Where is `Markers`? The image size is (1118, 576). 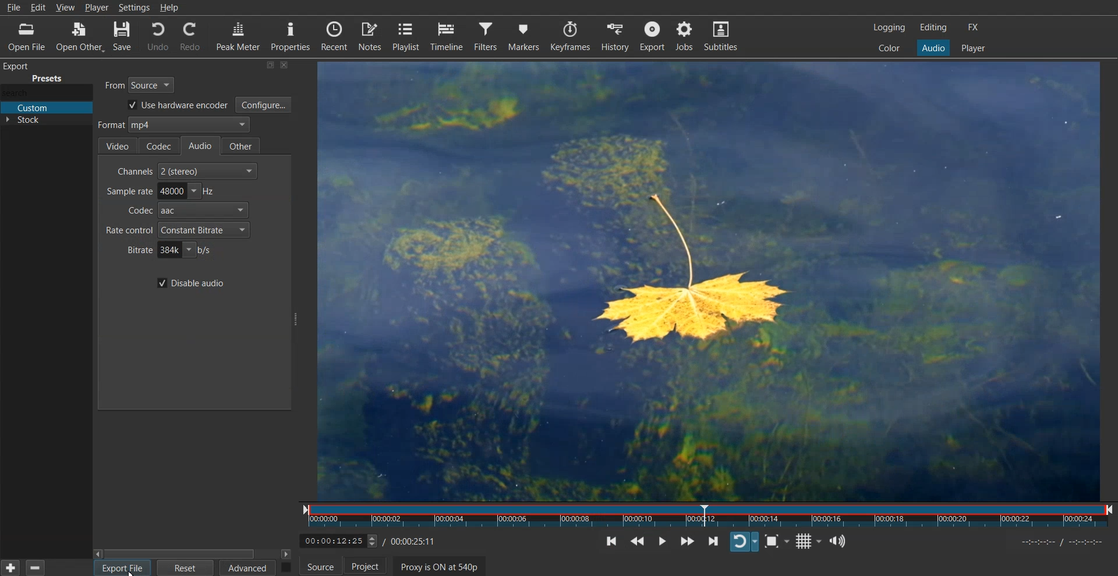
Markers is located at coordinates (525, 35).